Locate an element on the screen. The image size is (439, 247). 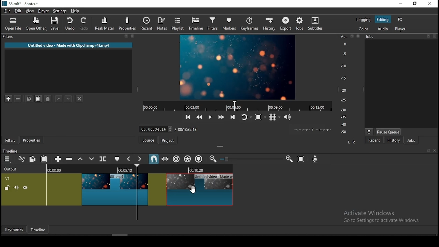
help is located at coordinates (74, 11).